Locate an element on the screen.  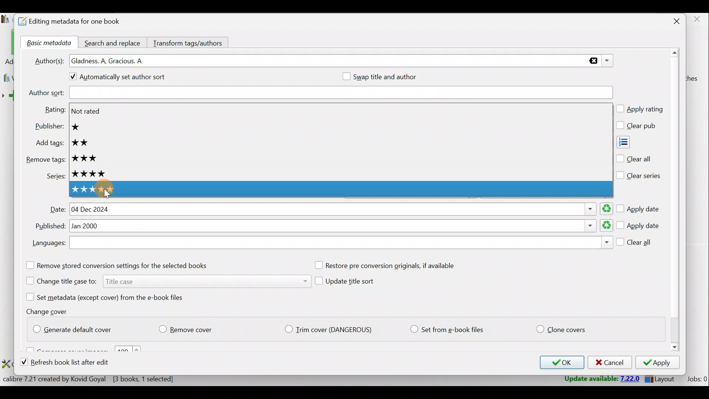
Apply rating is located at coordinates (640, 110).